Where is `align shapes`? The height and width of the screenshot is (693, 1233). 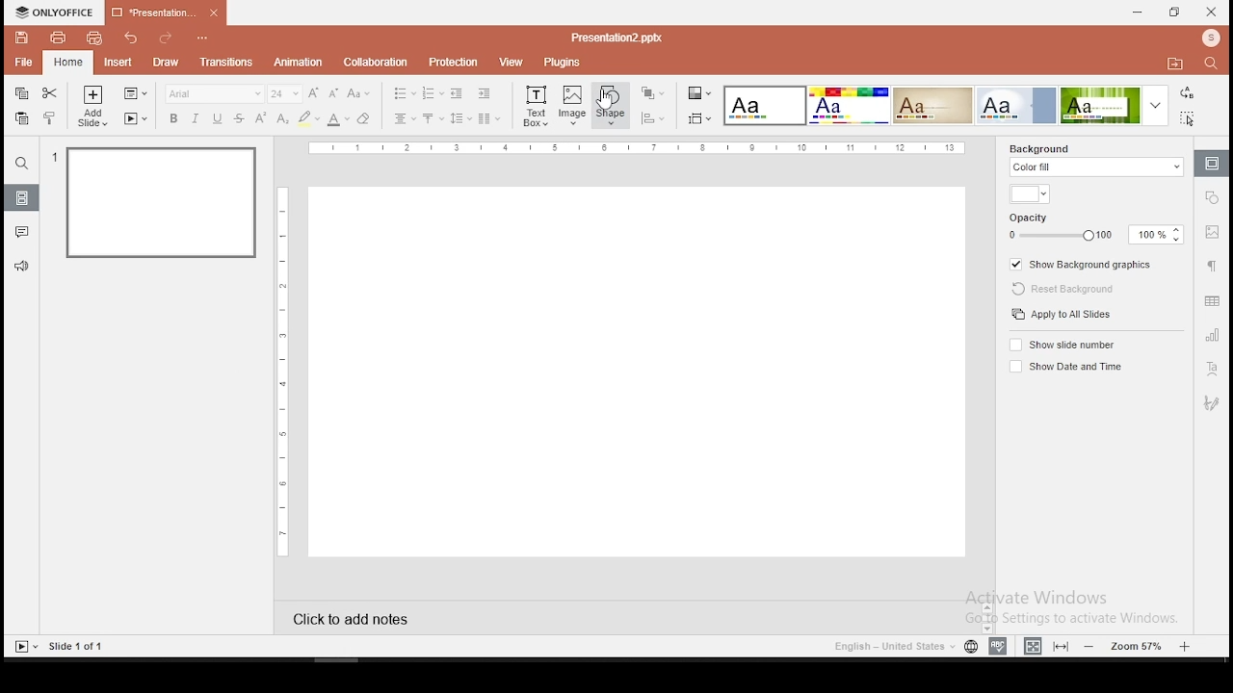 align shapes is located at coordinates (652, 118).